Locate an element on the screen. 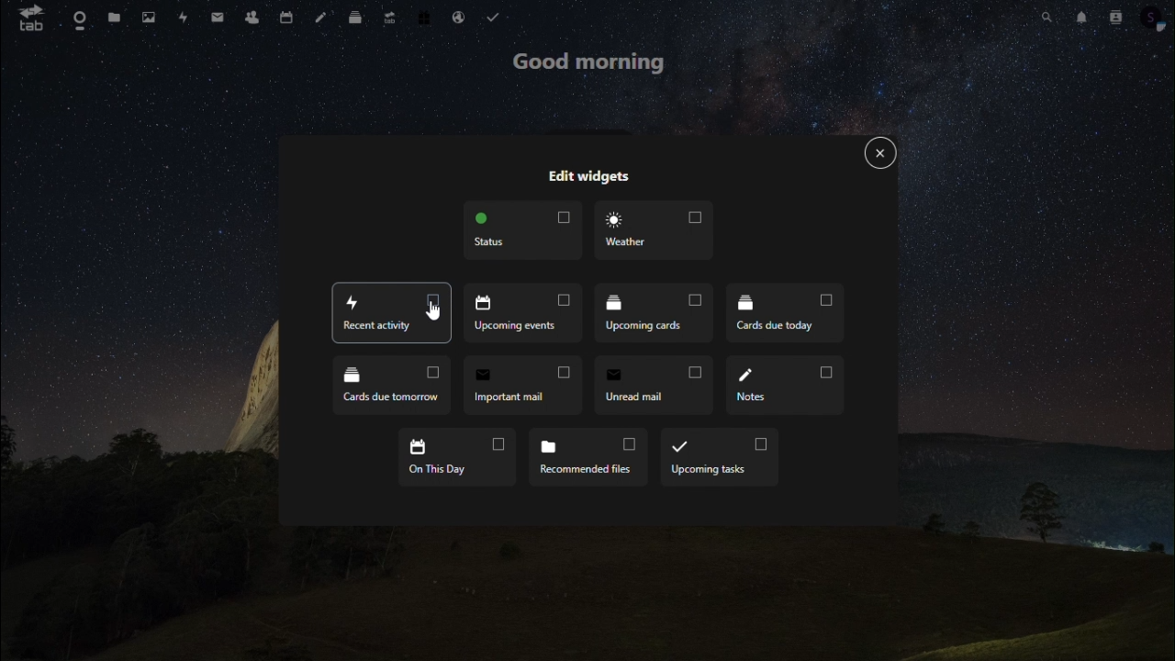 This screenshot has width=1175, height=661. files is located at coordinates (114, 18).